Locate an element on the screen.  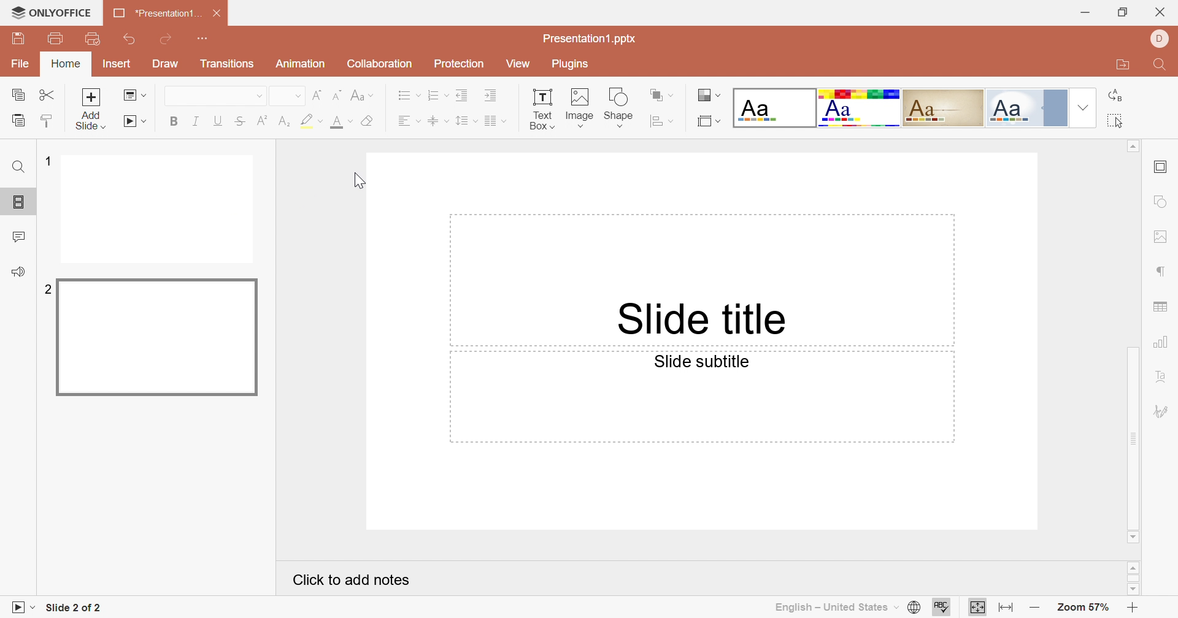
Collaboration is located at coordinates (379, 64).